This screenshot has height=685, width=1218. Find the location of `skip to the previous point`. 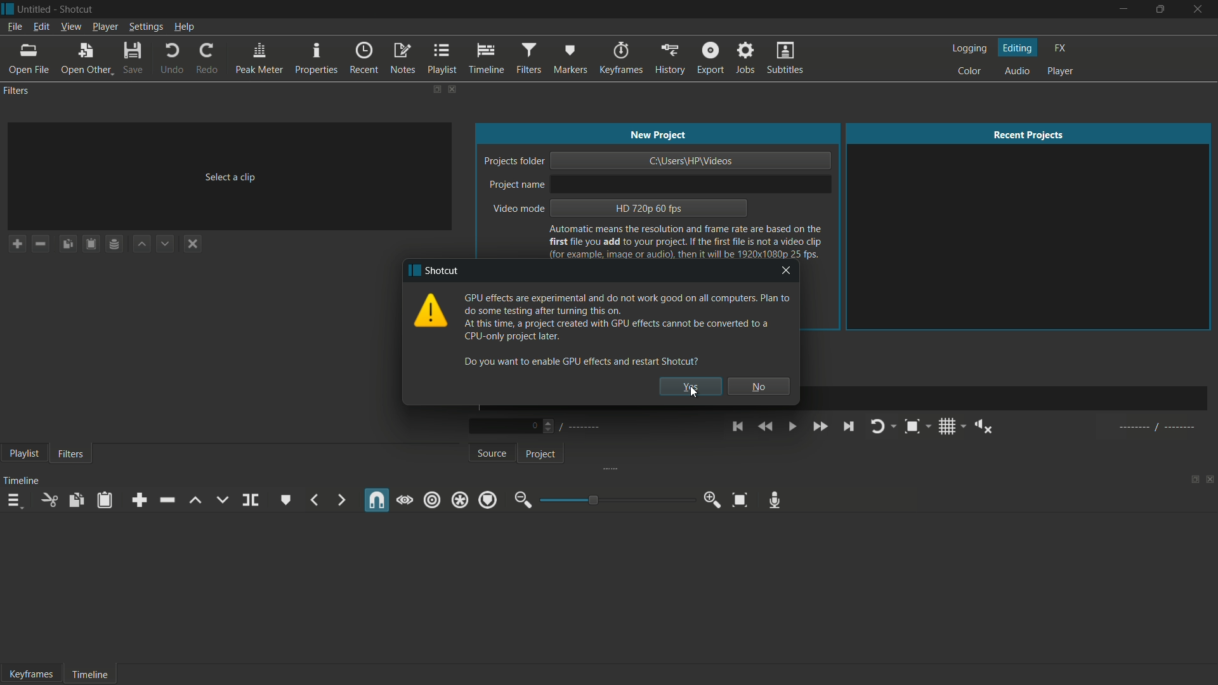

skip to the previous point is located at coordinates (737, 427).